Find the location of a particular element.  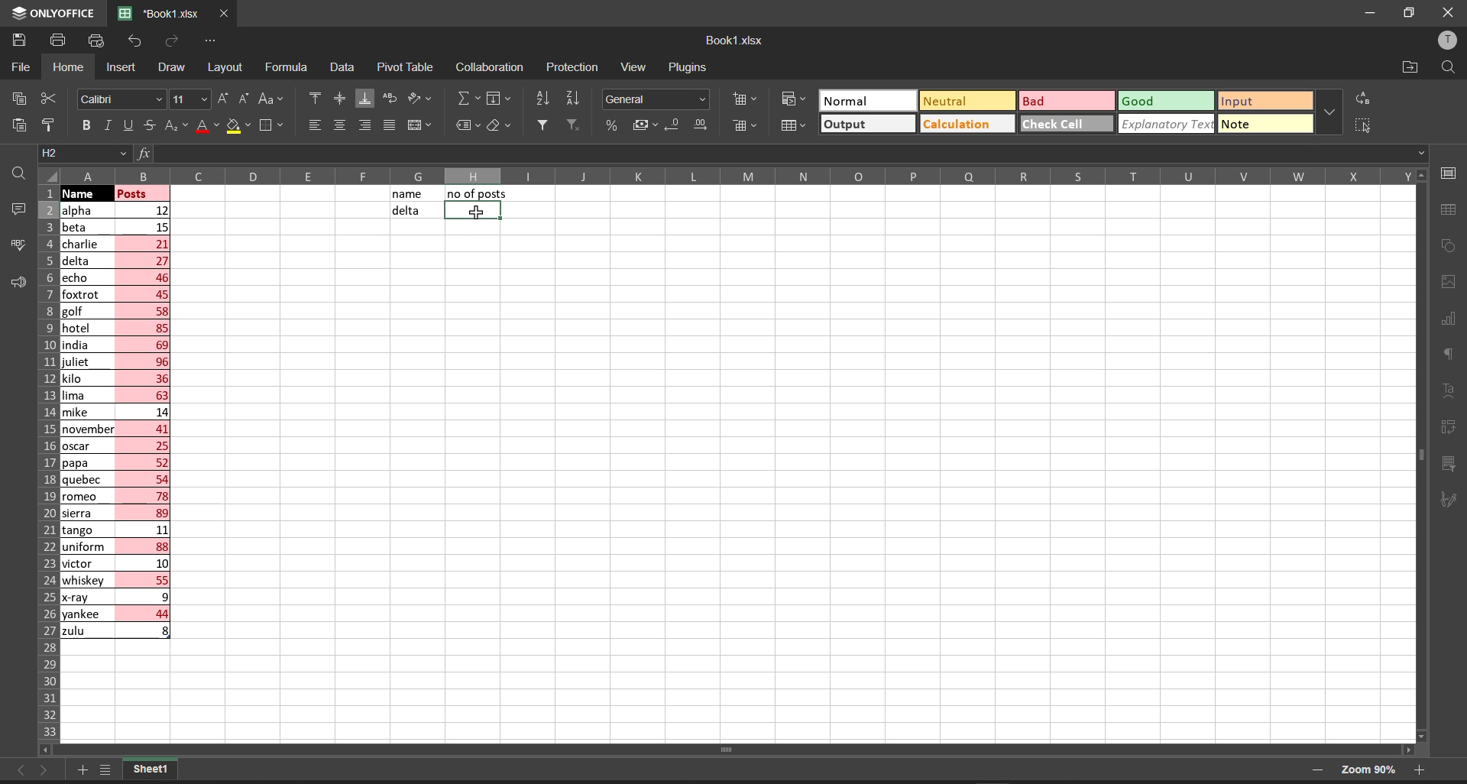

print is located at coordinates (59, 41).